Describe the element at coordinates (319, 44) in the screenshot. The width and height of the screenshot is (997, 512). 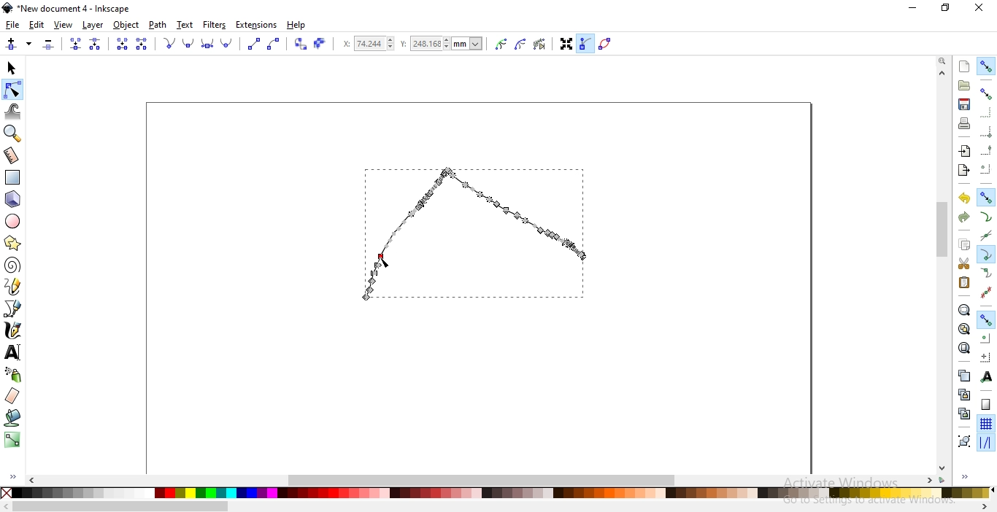
I see `convert selected objects strokes to paths` at that location.